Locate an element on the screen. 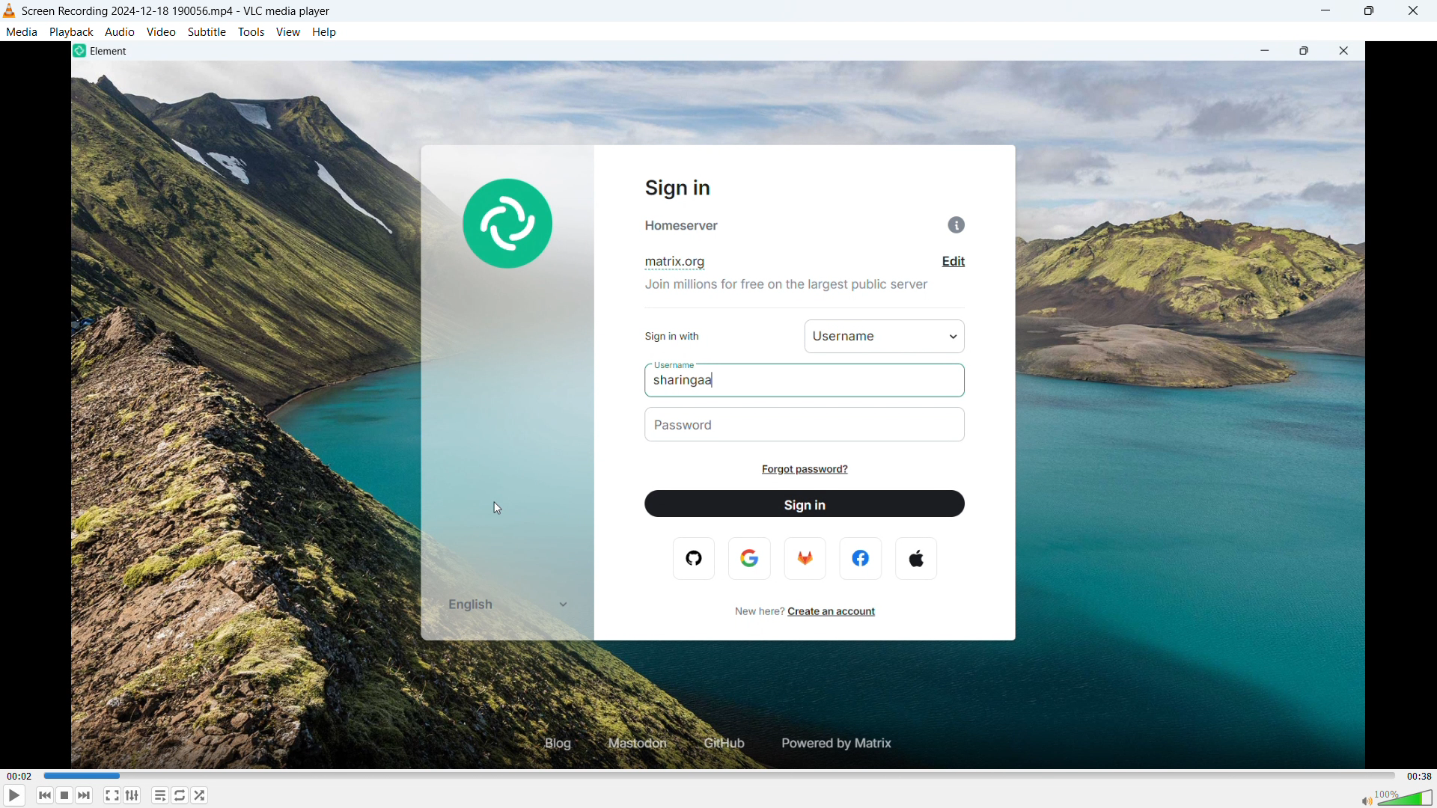 This screenshot has width=1437, height=808. time bar is located at coordinates (721, 776).